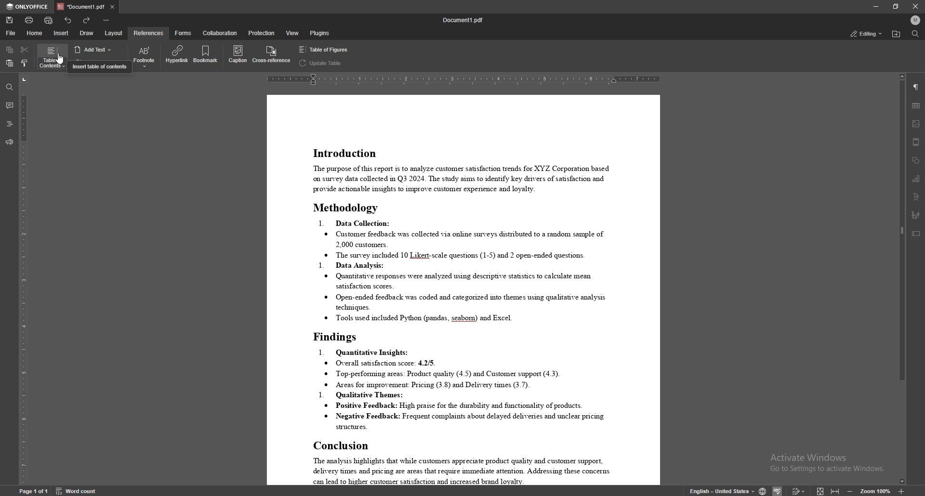  What do you see at coordinates (462, 290) in the screenshot?
I see `document` at bounding box center [462, 290].